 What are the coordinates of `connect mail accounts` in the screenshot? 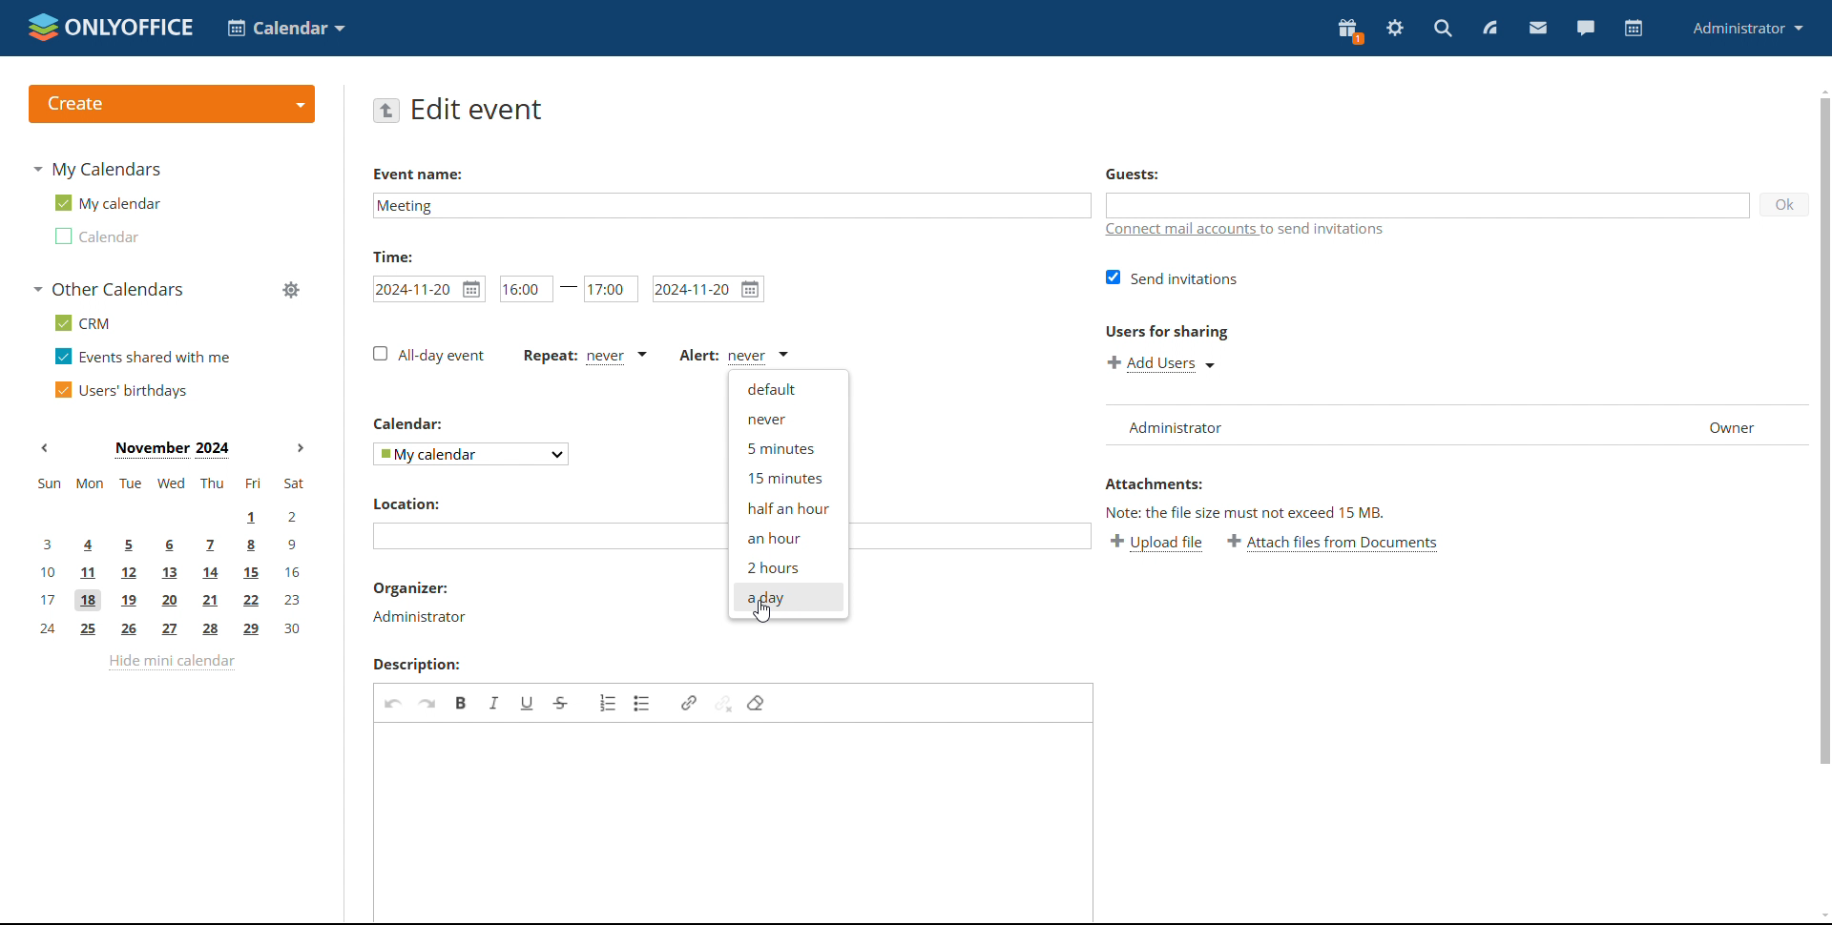 It's located at (1249, 231).